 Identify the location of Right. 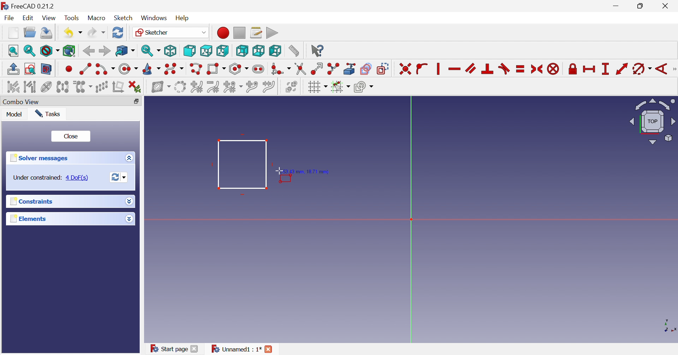
(222, 50).